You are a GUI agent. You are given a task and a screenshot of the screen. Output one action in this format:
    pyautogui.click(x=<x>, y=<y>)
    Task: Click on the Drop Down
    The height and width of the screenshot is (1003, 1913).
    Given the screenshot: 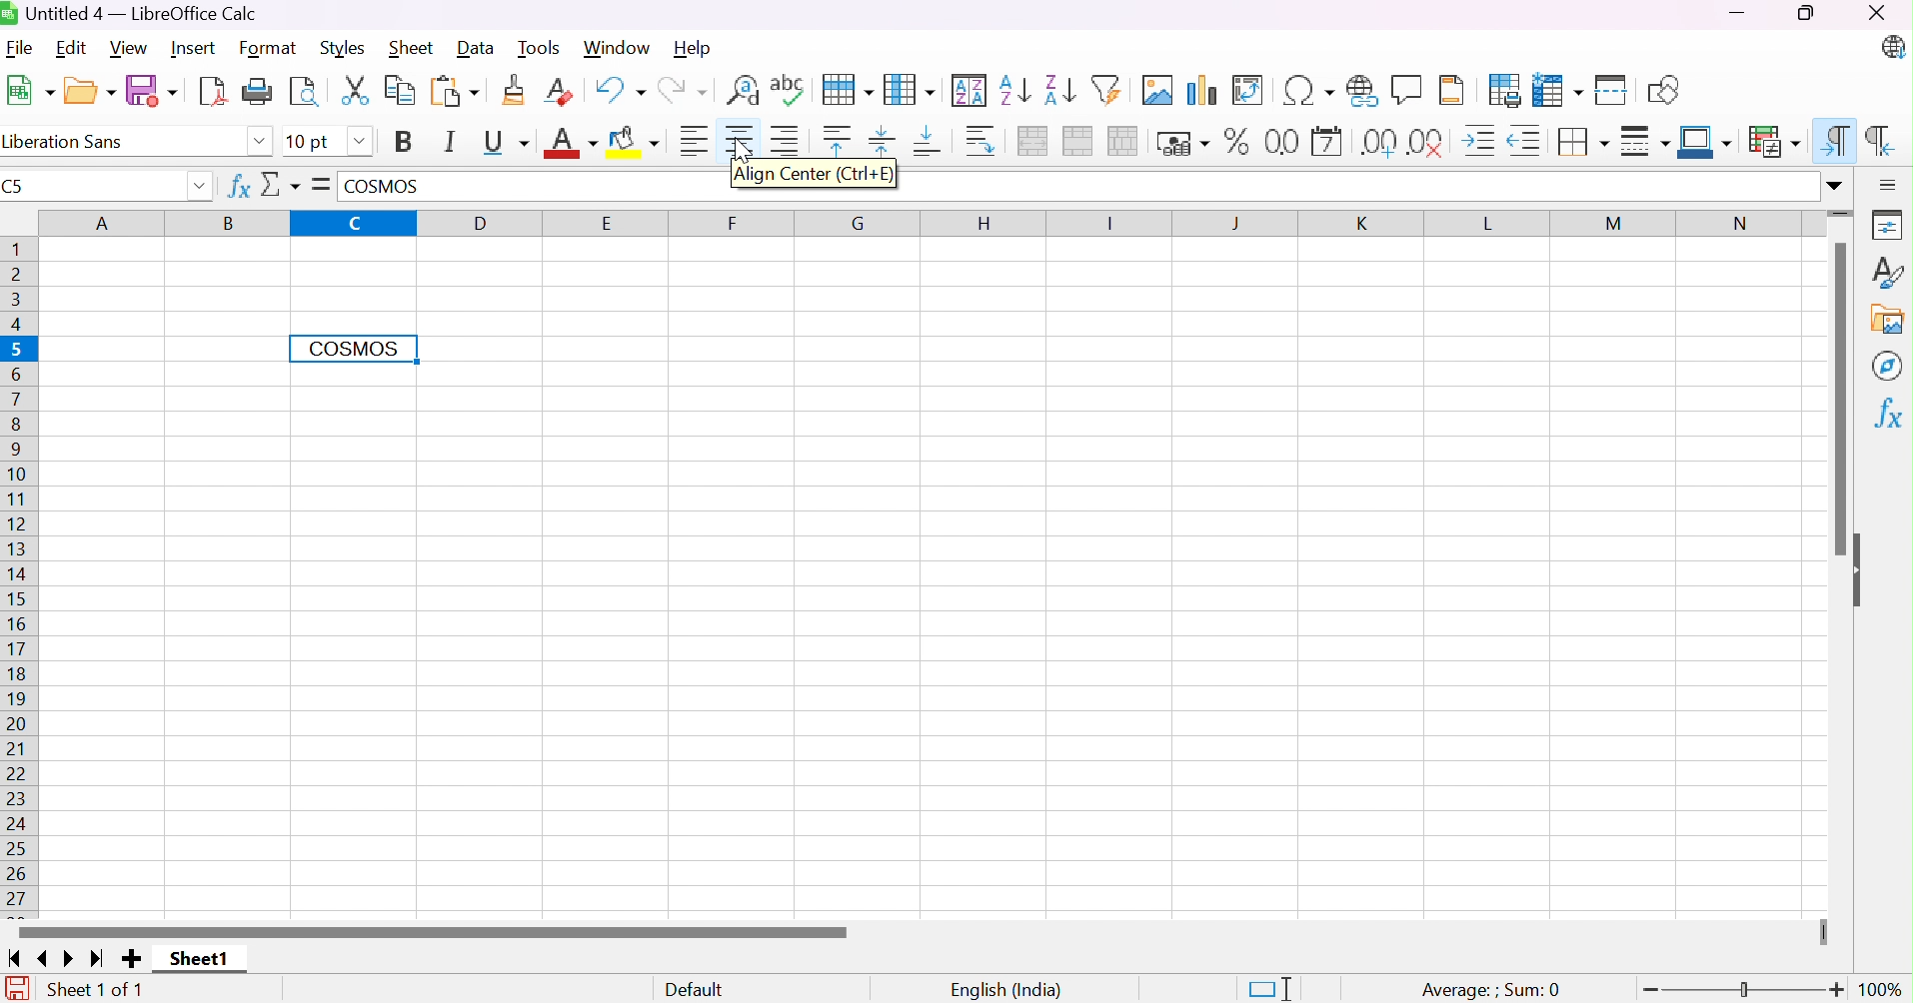 What is the action you would take?
    pyautogui.click(x=199, y=186)
    